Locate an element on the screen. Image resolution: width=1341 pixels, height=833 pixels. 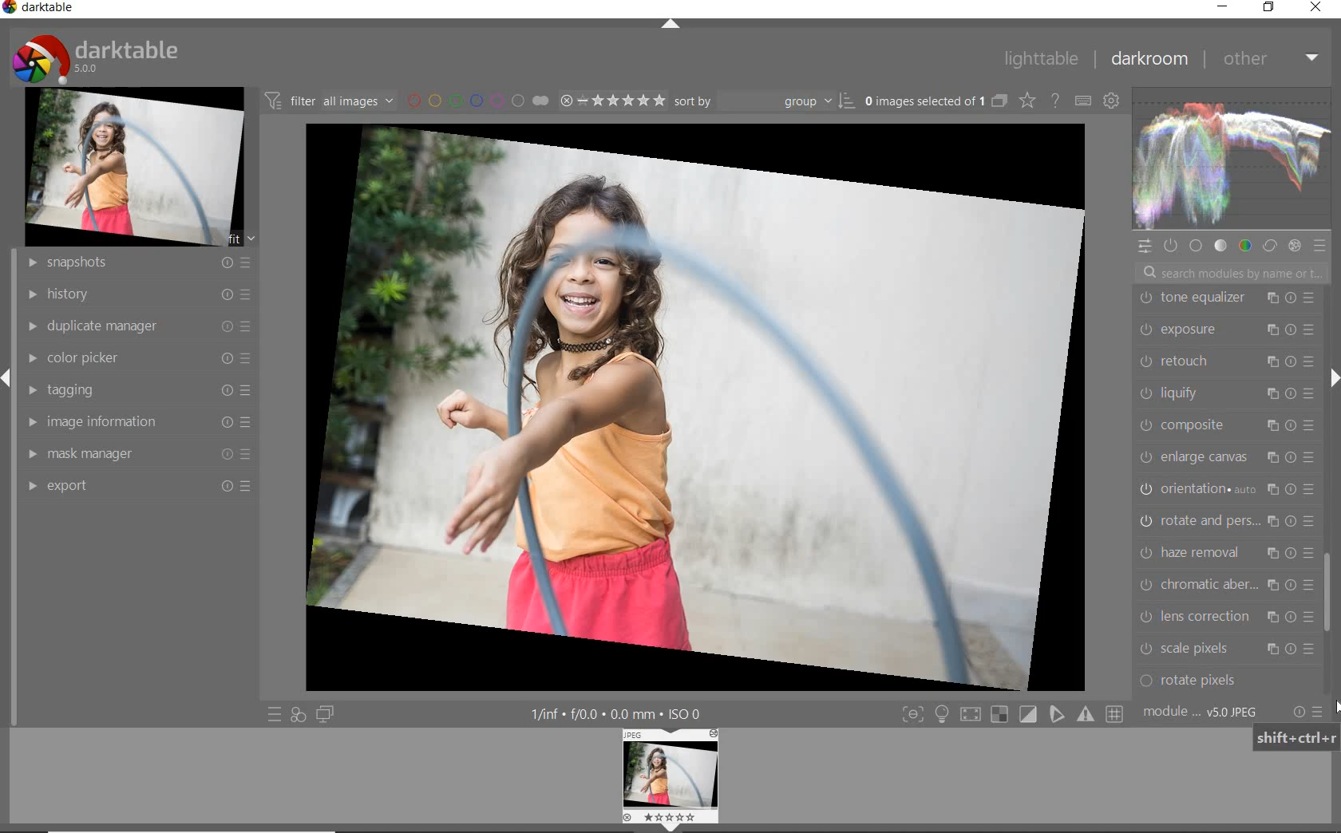
tone is located at coordinates (1220, 246).